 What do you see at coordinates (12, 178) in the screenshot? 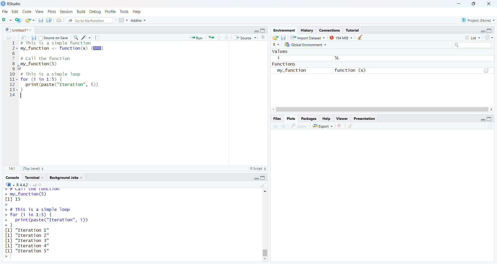
I see `console` at bounding box center [12, 178].